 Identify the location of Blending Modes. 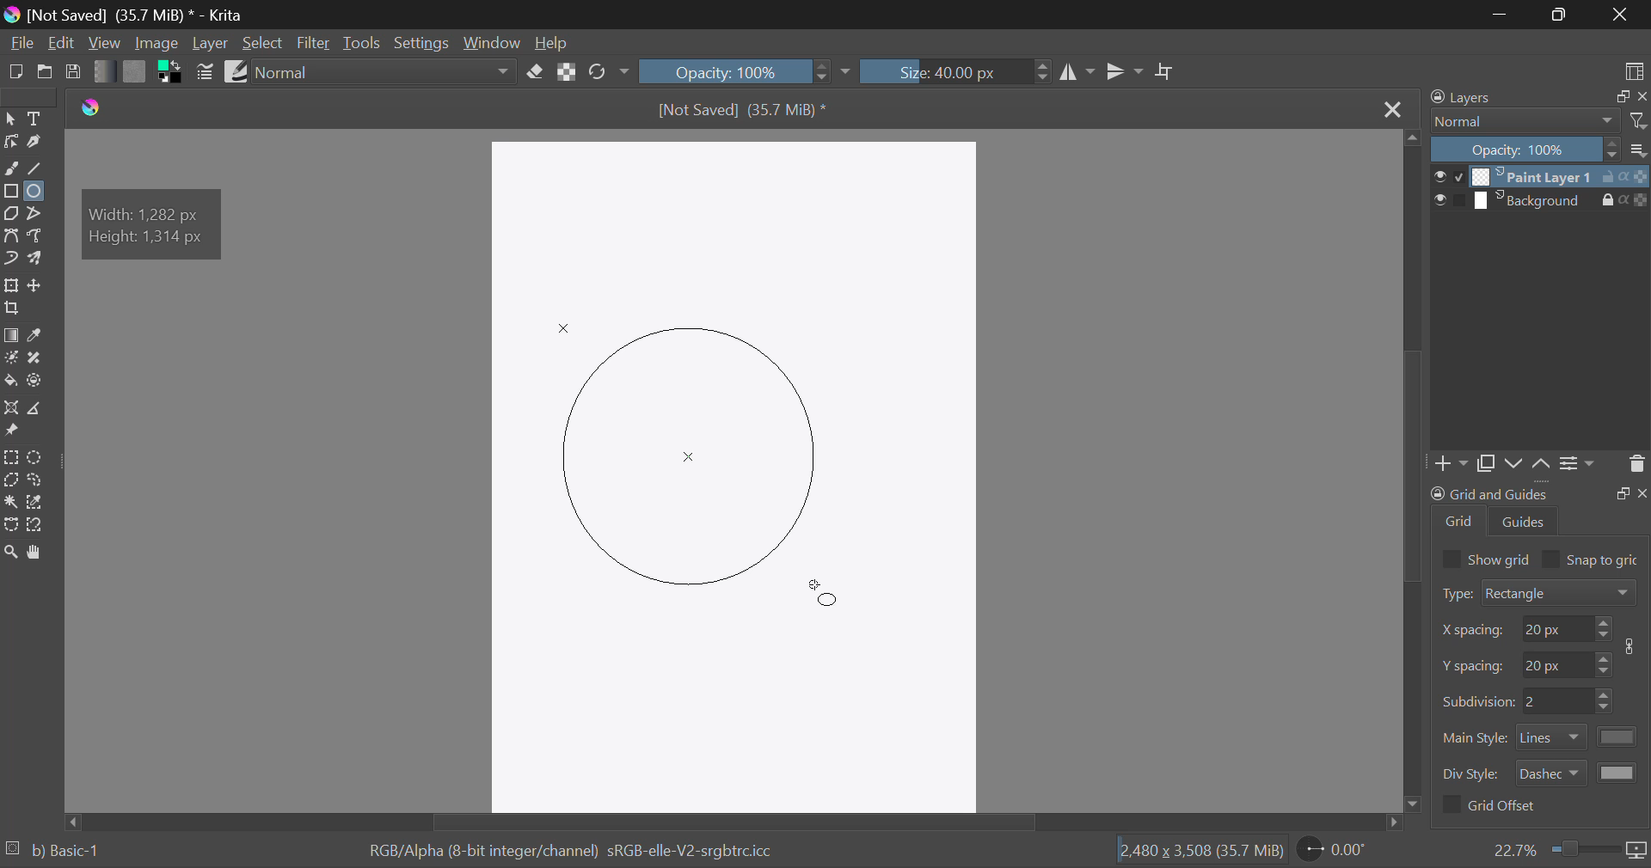
(1538, 122).